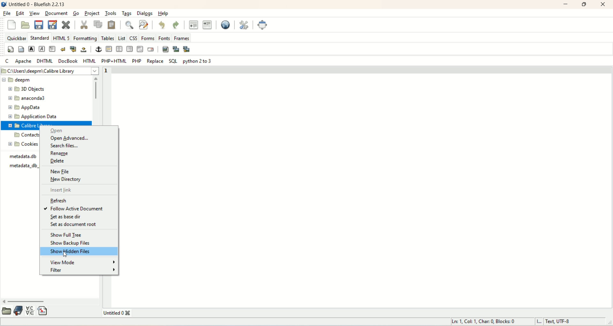  I want to click on location, so click(50, 71).